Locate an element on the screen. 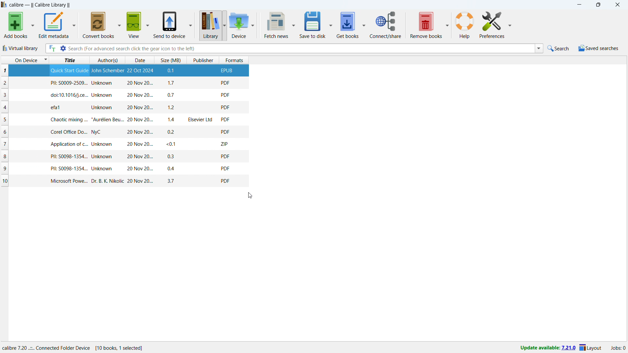 This screenshot has width=628, height=353. one book entry is located at coordinates (125, 71).